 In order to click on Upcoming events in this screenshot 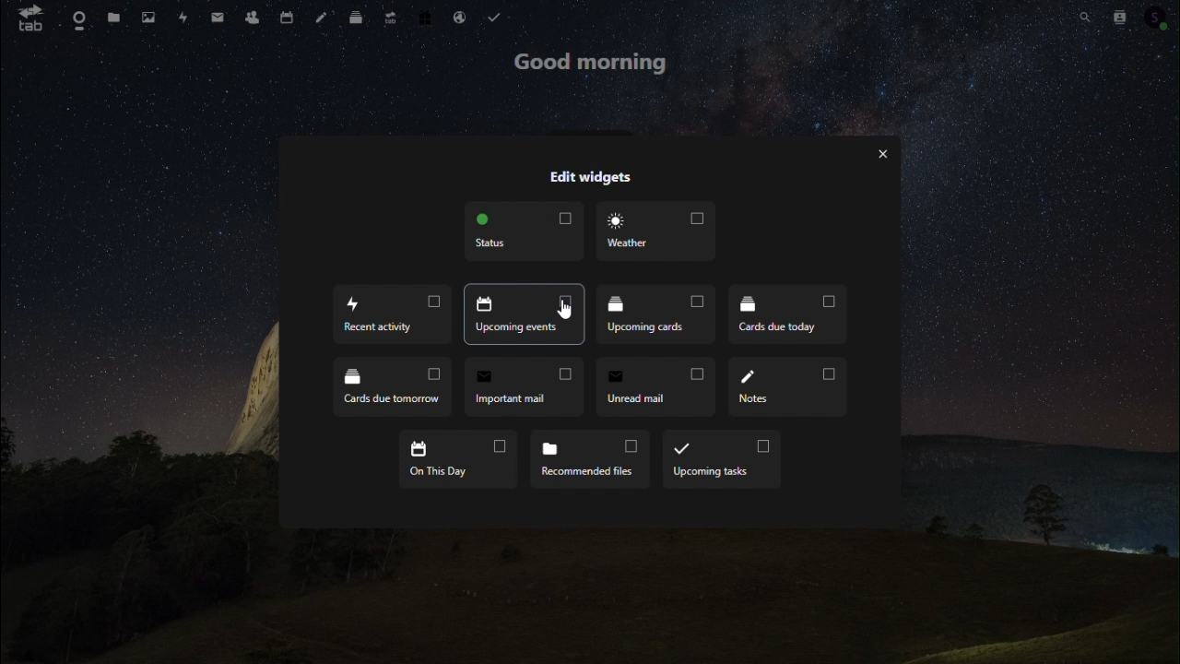, I will do `click(524, 314)`.